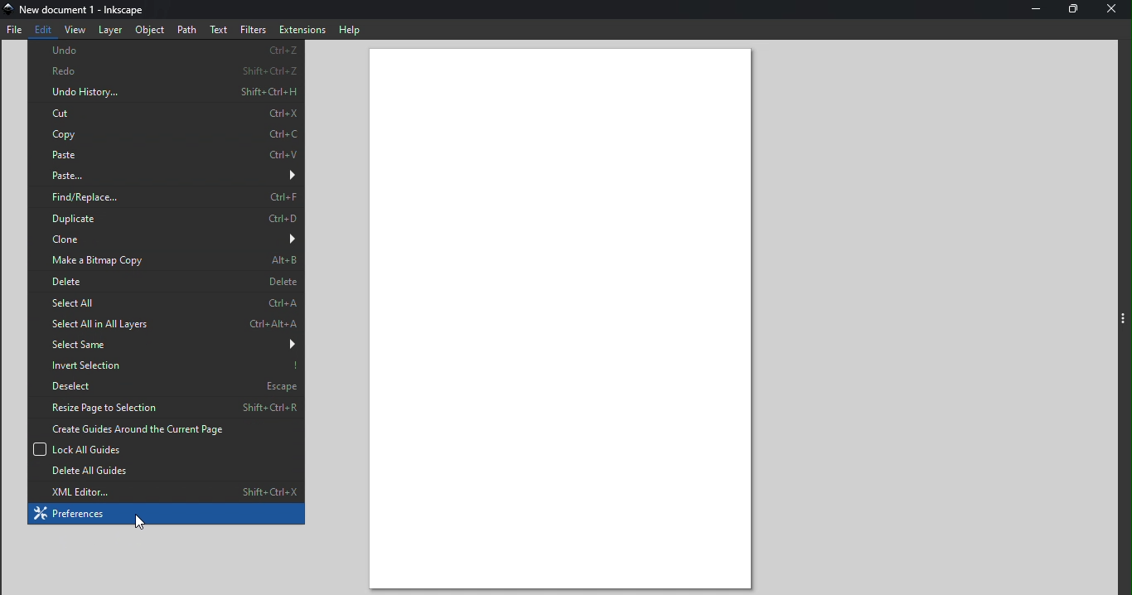  What do you see at coordinates (166, 515) in the screenshot?
I see `Preferences` at bounding box center [166, 515].